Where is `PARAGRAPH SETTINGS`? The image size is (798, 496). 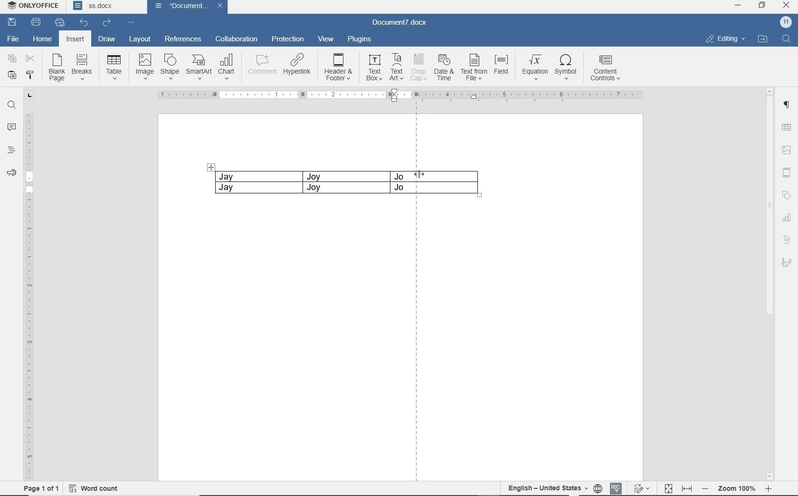 PARAGRAPH SETTINGS is located at coordinates (787, 105).